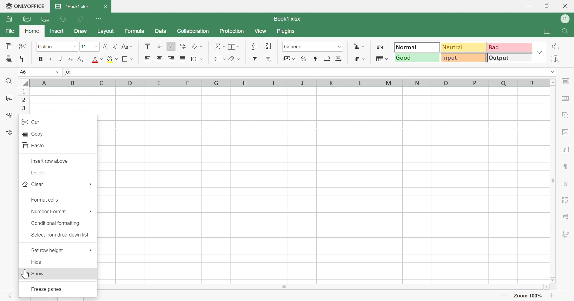  What do you see at coordinates (261, 30) in the screenshot?
I see `View` at bounding box center [261, 30].